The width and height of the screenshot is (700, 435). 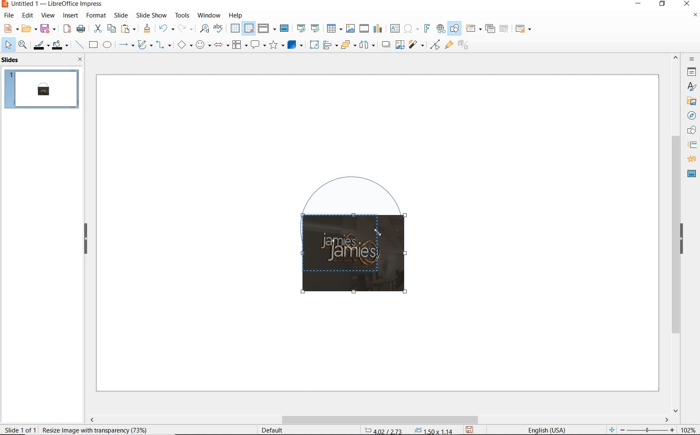 What do you see at coordinates (21, 428) in the screenshot?
I see `slide 1 of 1` at bounding box center [21, 428].